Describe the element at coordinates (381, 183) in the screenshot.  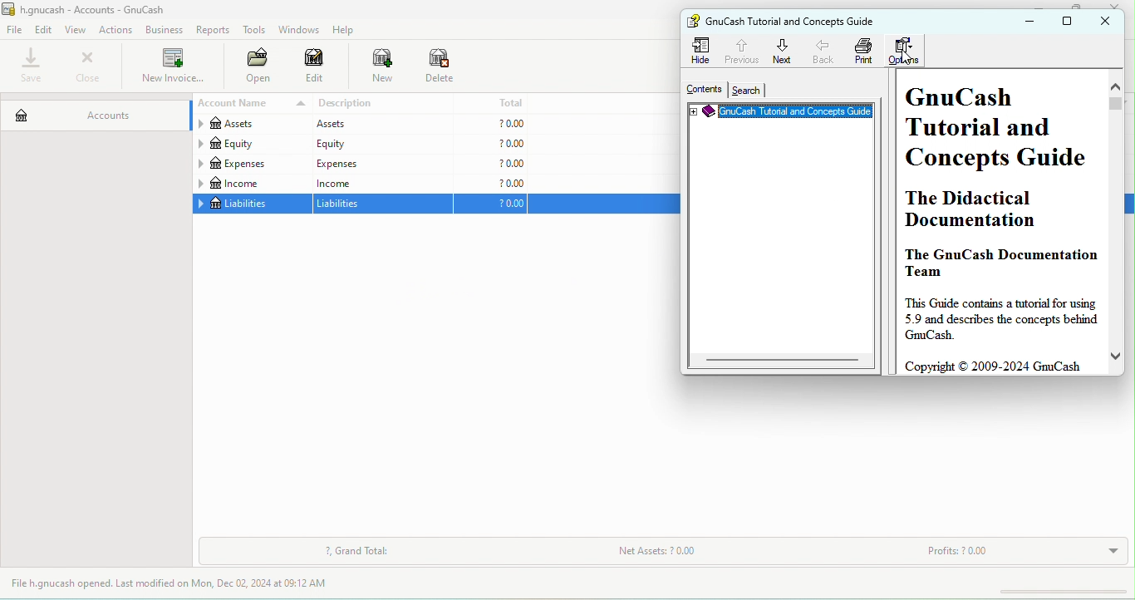
I see `income` at that location.